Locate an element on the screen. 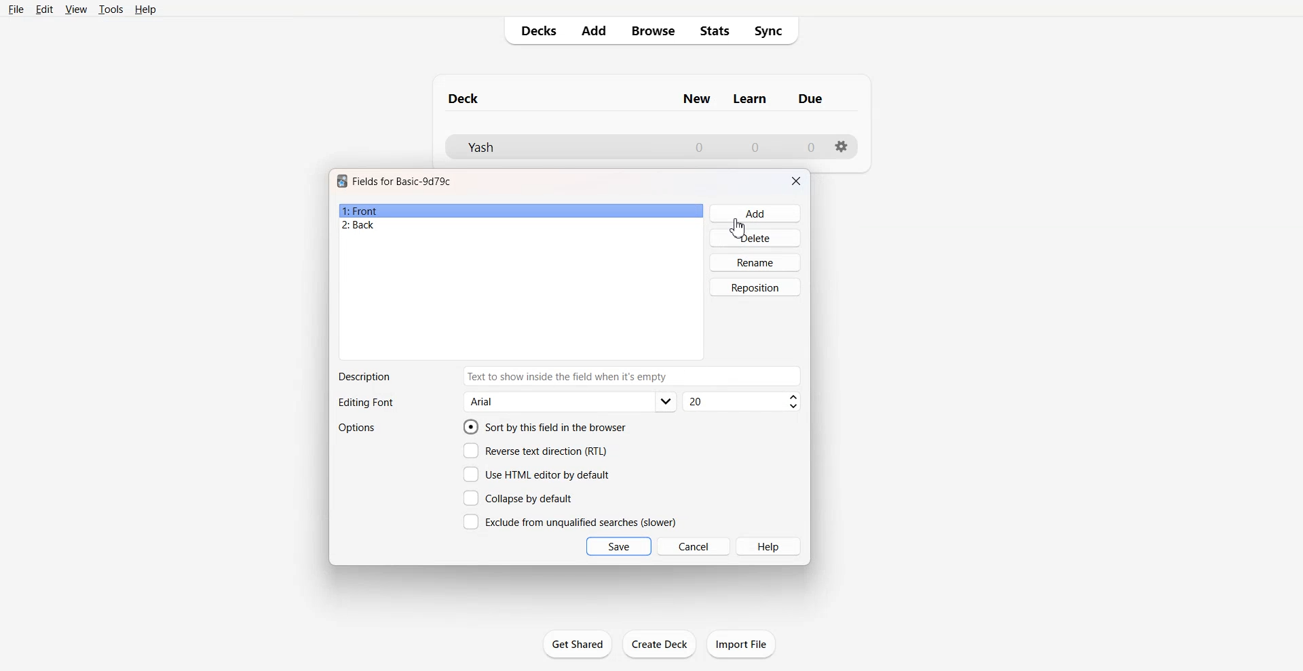 The width and height of the screenshot is (1303, 671). Text 1 is located at coordinates (402, 181).